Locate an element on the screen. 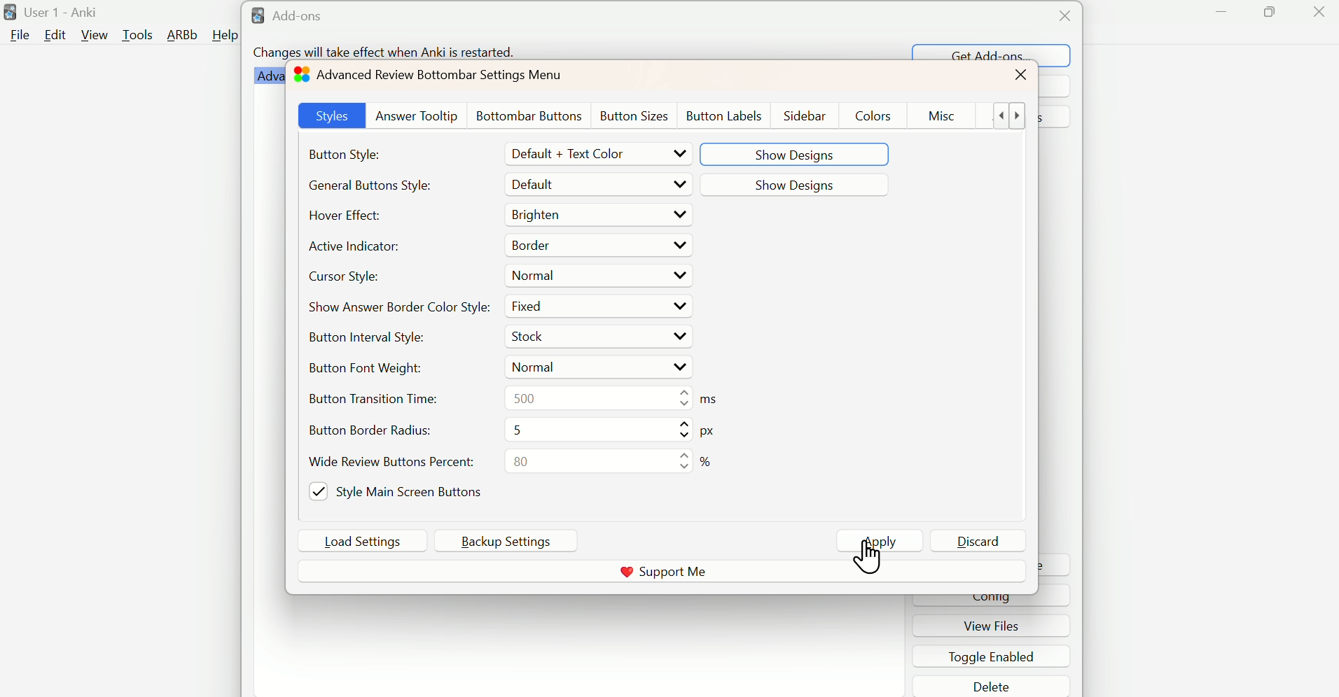 This screenshot has height=697, width=1339. Answer Tooltip is located at coordinates (414, 118).